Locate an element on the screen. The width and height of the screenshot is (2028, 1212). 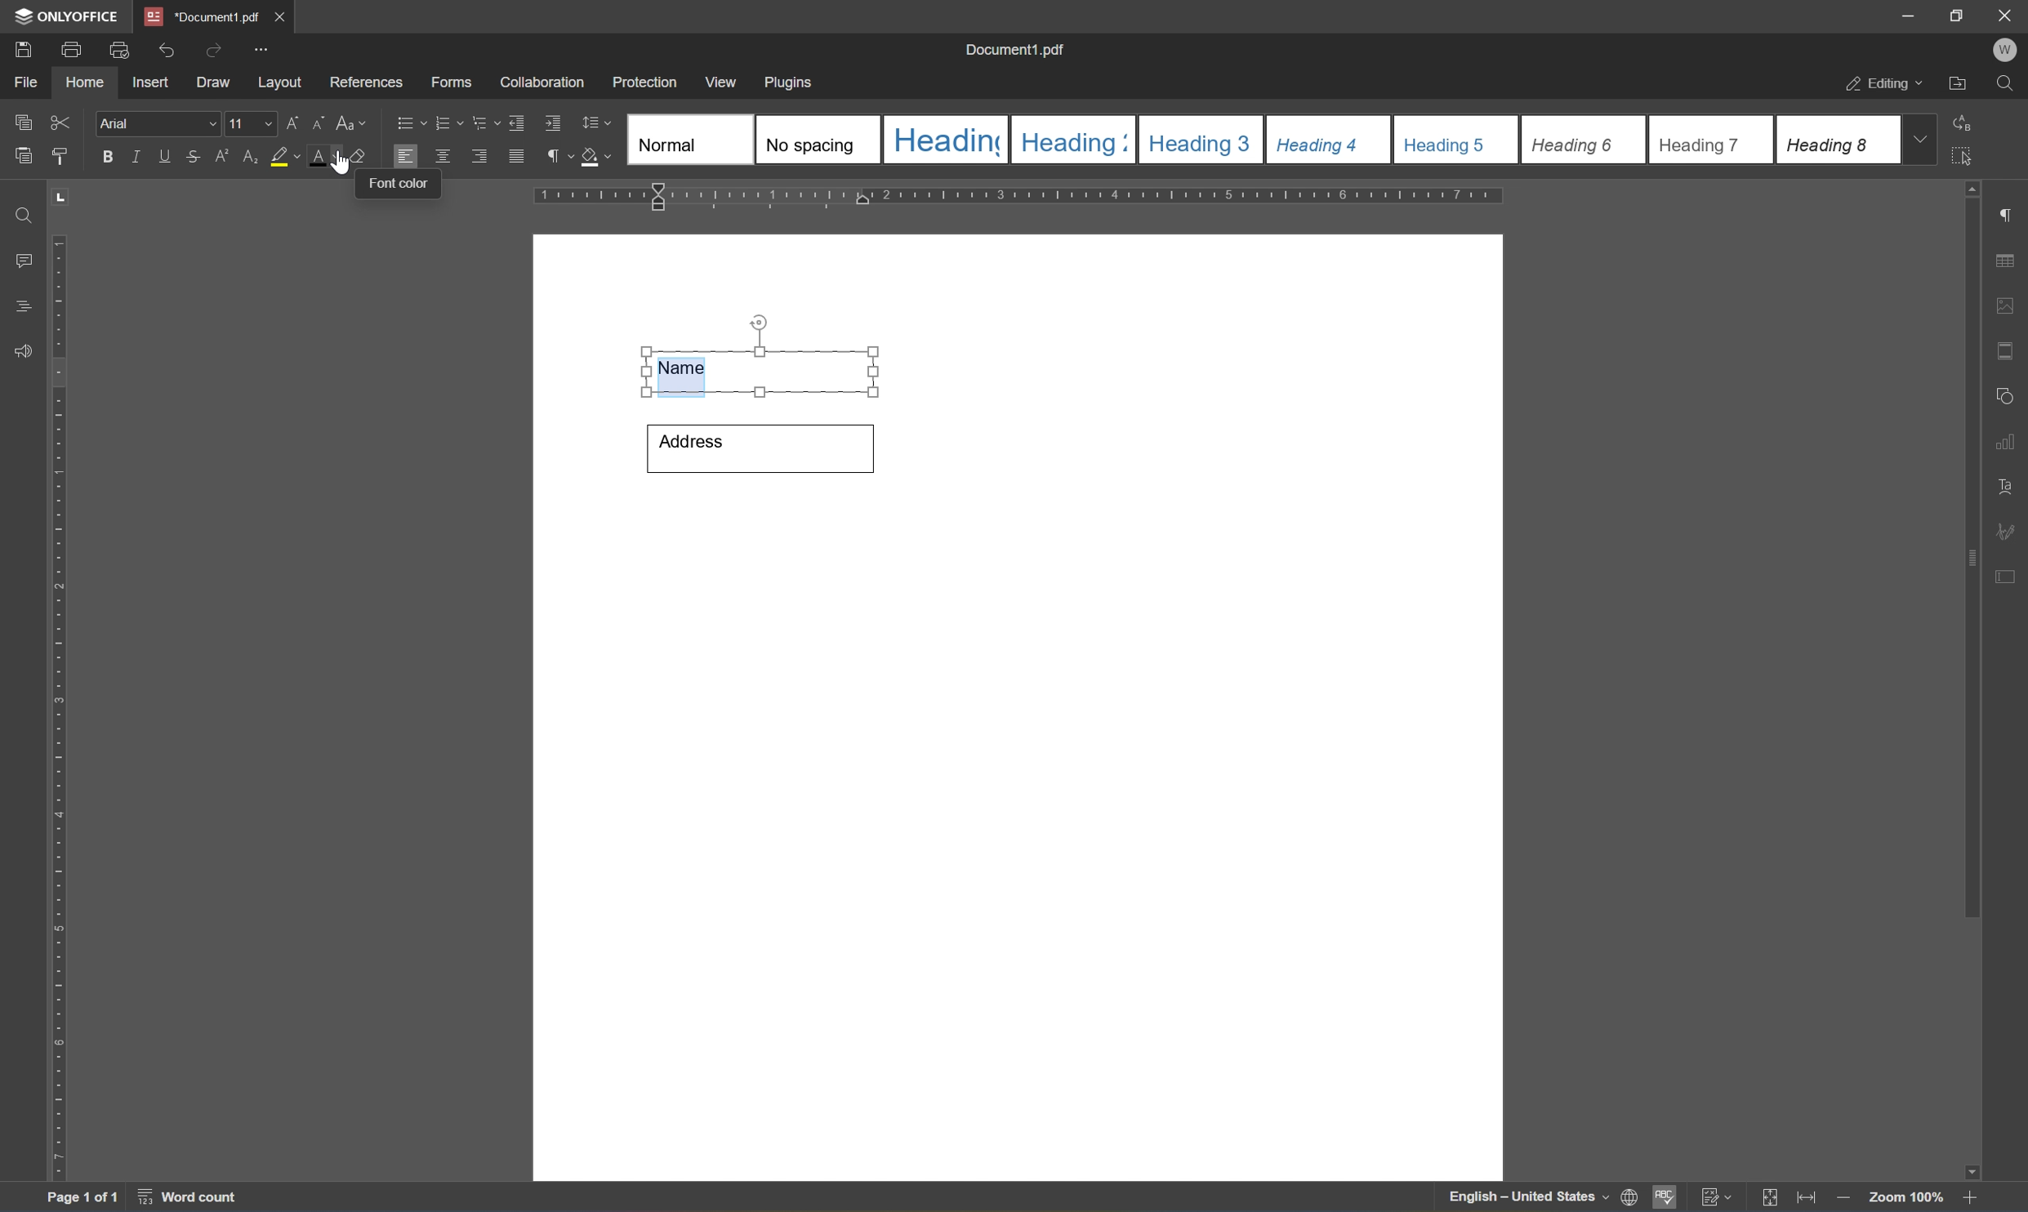
signature settings is located at coordinates (2010, 530).